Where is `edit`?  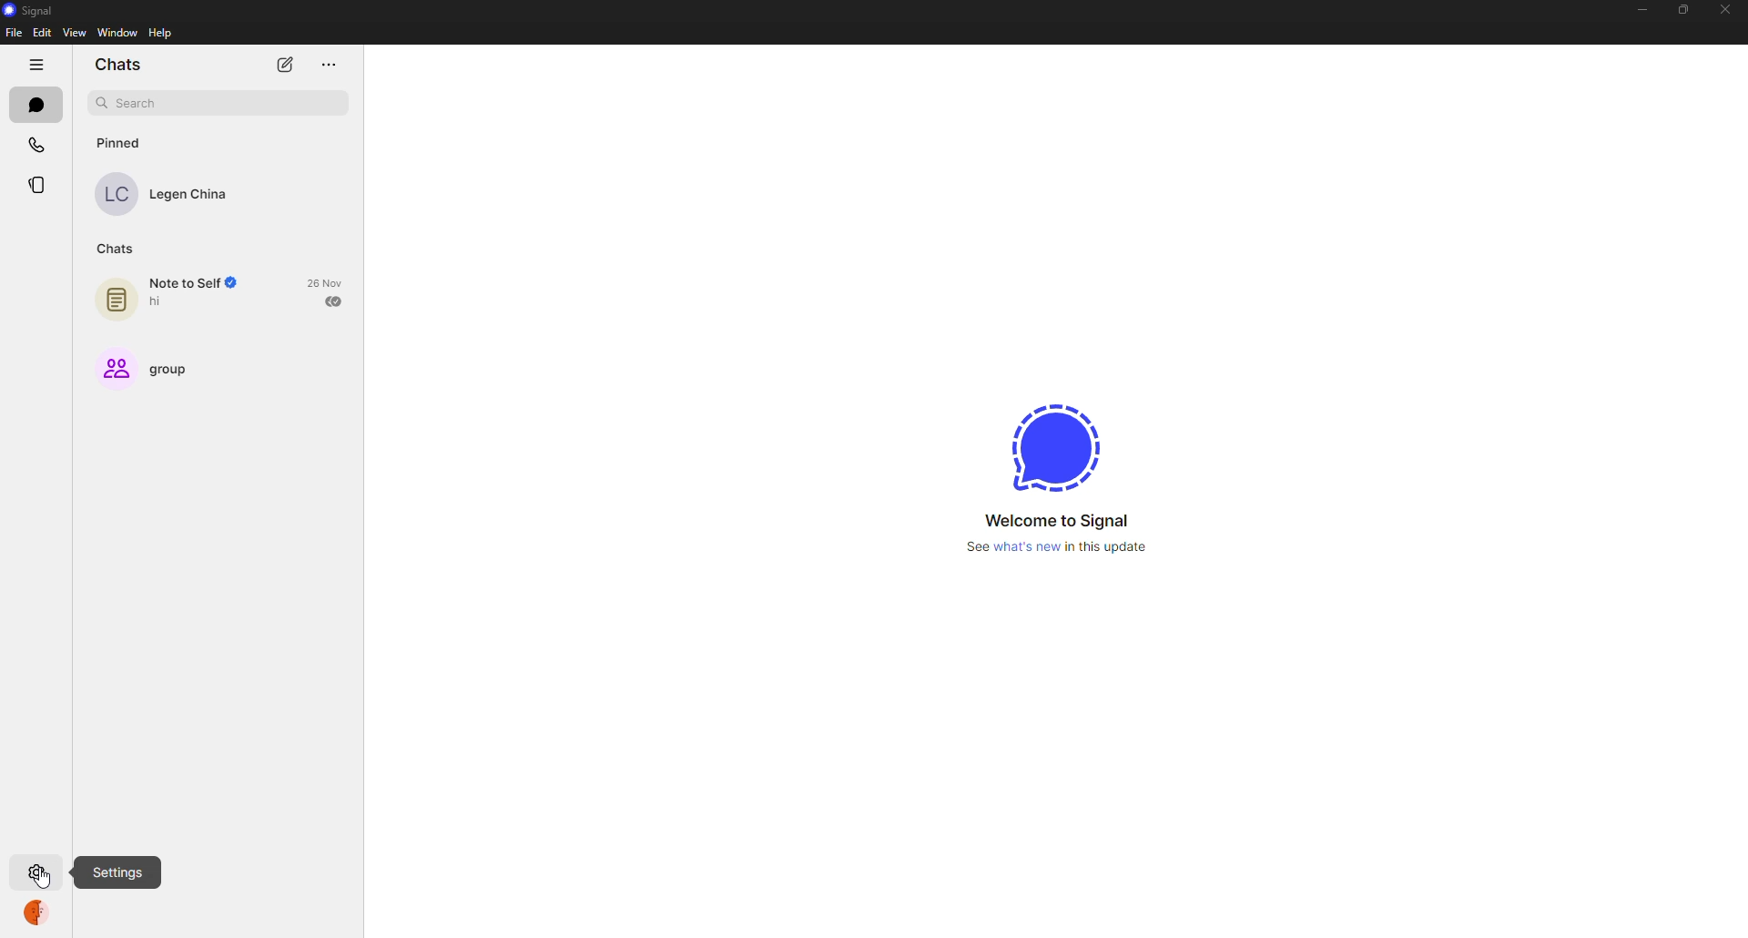 edit is located at coordinates (42, 32).